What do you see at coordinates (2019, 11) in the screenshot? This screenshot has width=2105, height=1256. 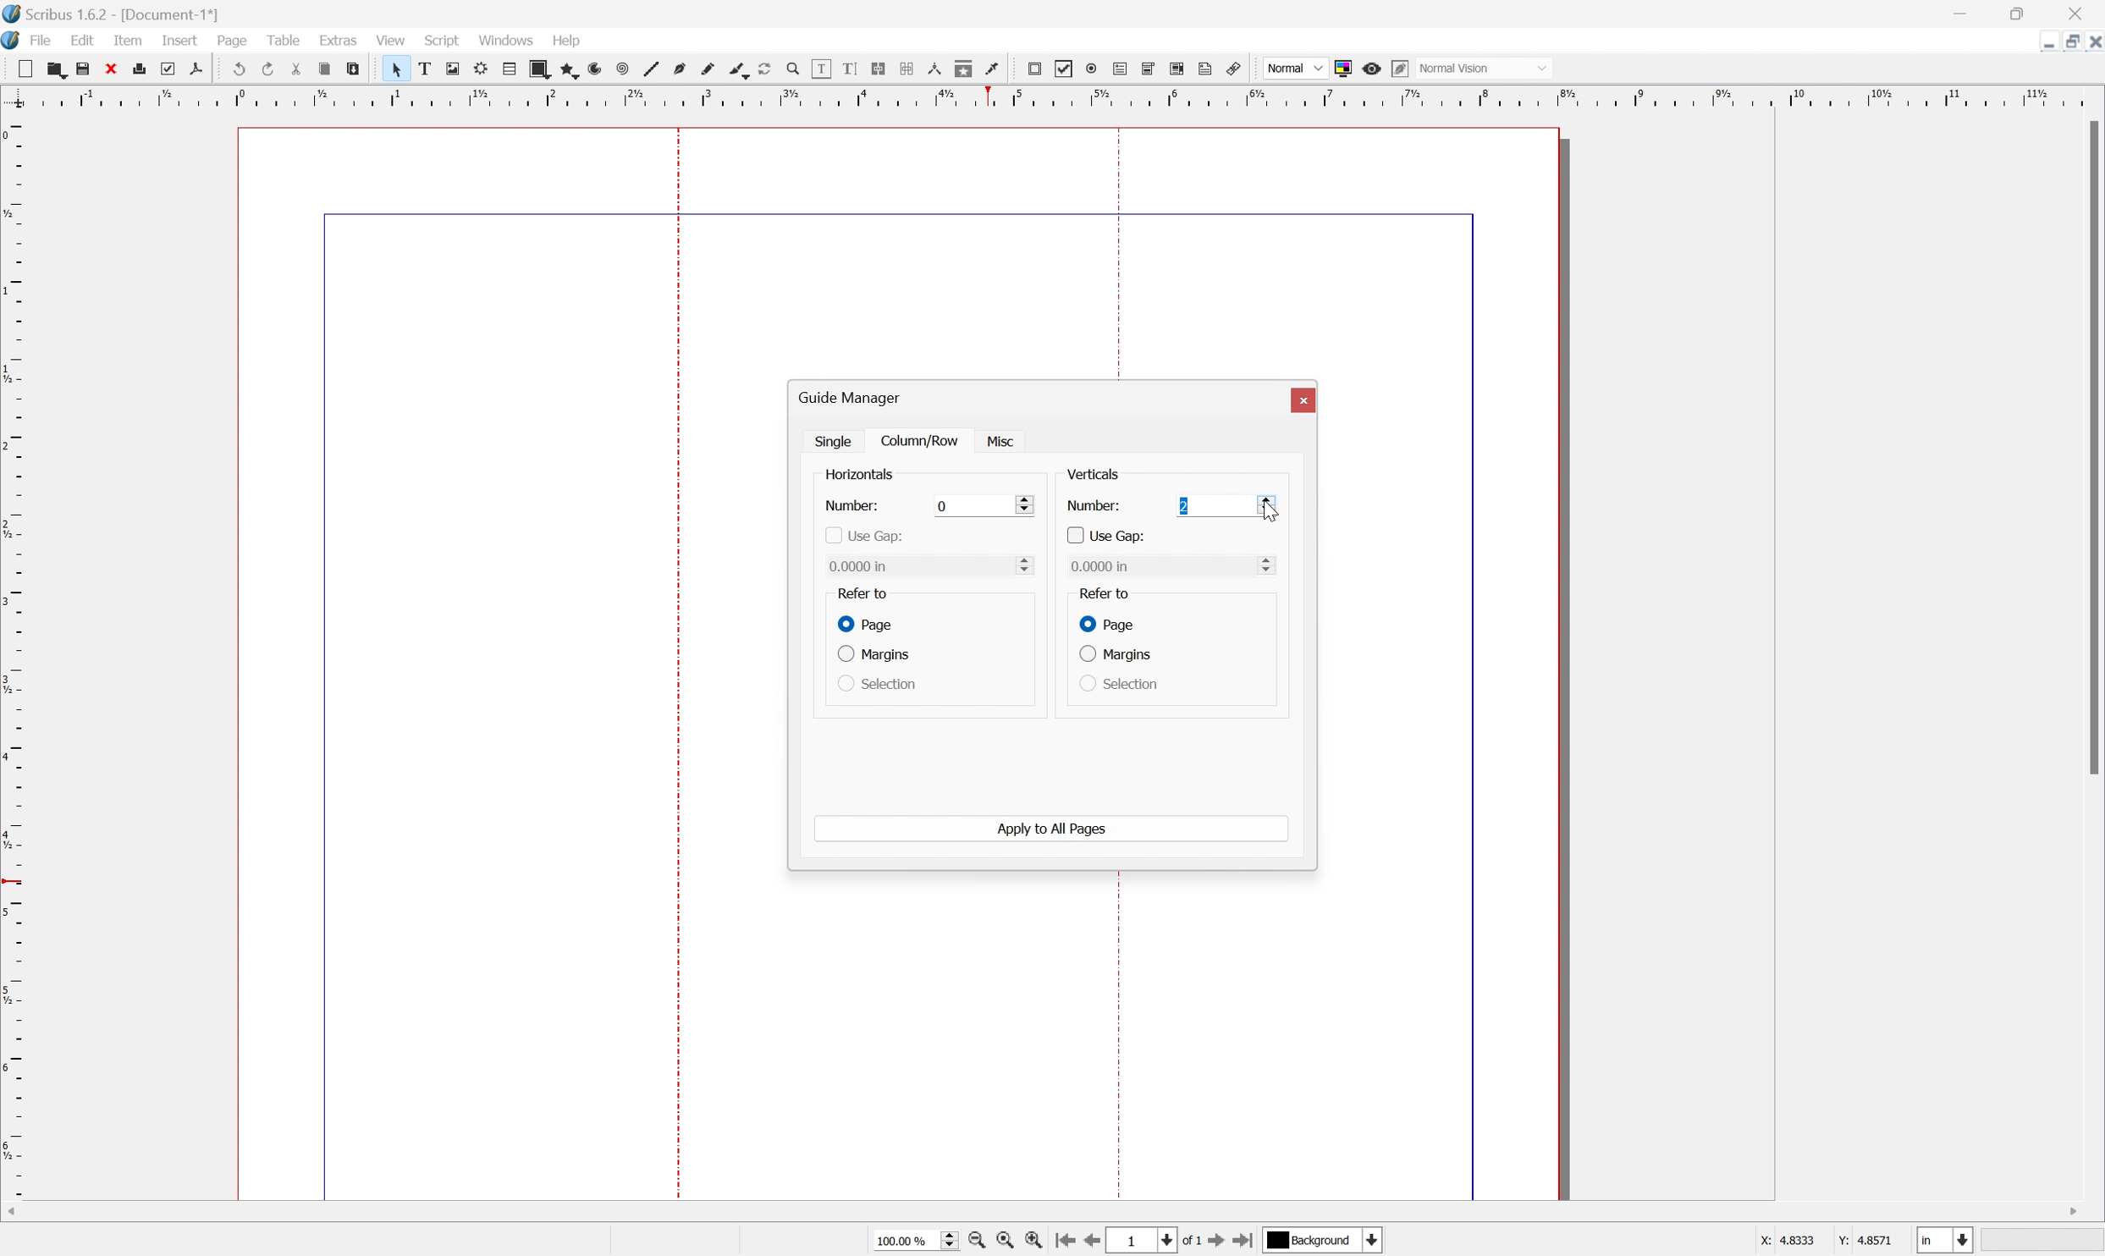 I see `restore down` at bounding box center [2019, 11].